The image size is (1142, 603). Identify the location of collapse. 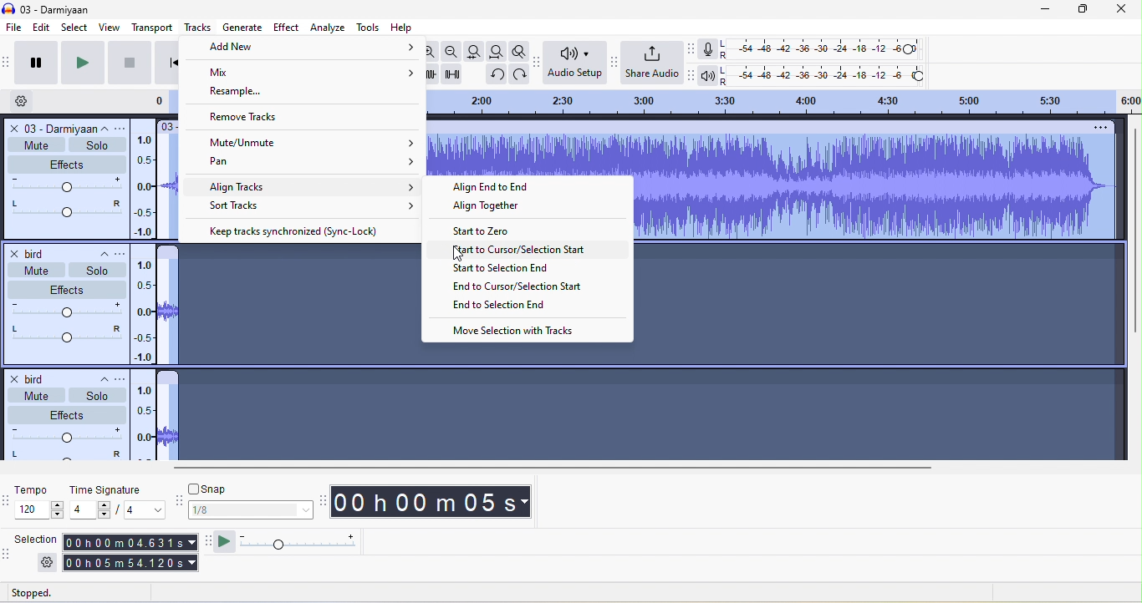
(108, 129).